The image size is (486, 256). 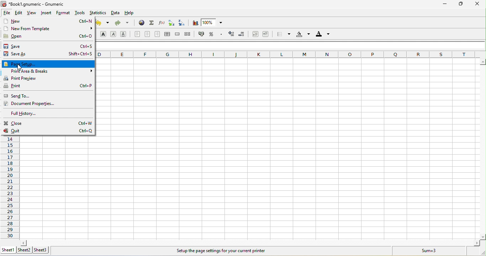 I want to click on horizontal scroll bar, so click(x=249, y=243).